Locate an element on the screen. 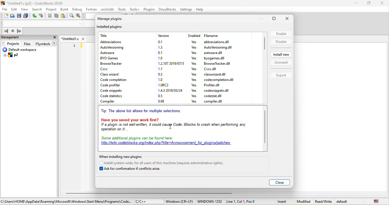  modified is located at coordinates (303, 202).